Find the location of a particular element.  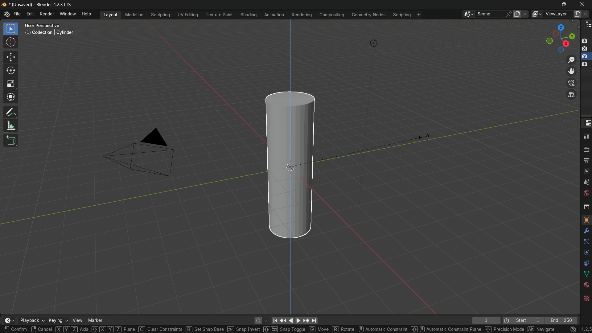

texture paint is located at coordinates (219, 15).